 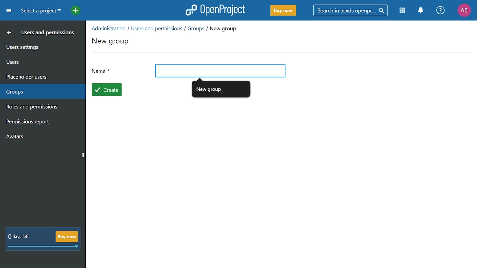 What do you see at coordinates (41, 11) in the screenshot?
I see `Current project` at bounding box center [41, 11].